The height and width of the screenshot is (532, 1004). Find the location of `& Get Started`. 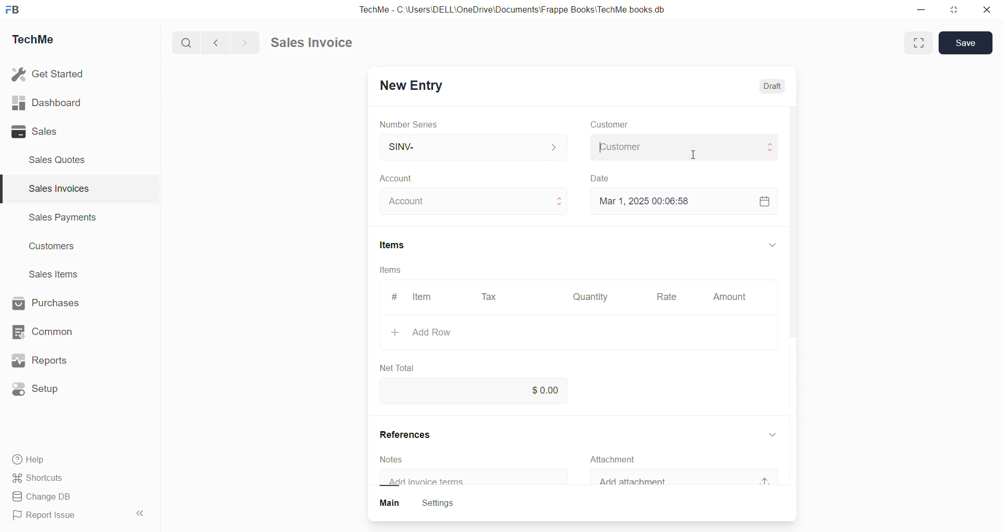

& Get Started is located at coordinates (49, 73).